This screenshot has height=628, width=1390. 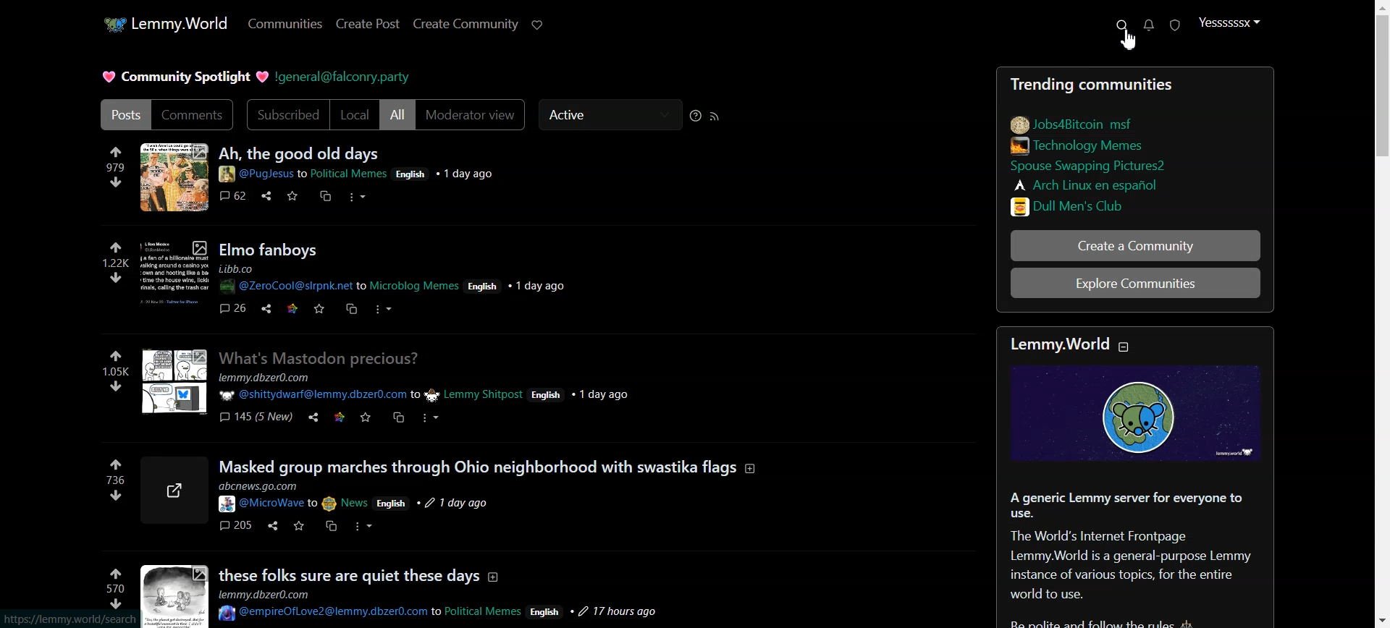 I want to click on post, so click(x=271, y=248).